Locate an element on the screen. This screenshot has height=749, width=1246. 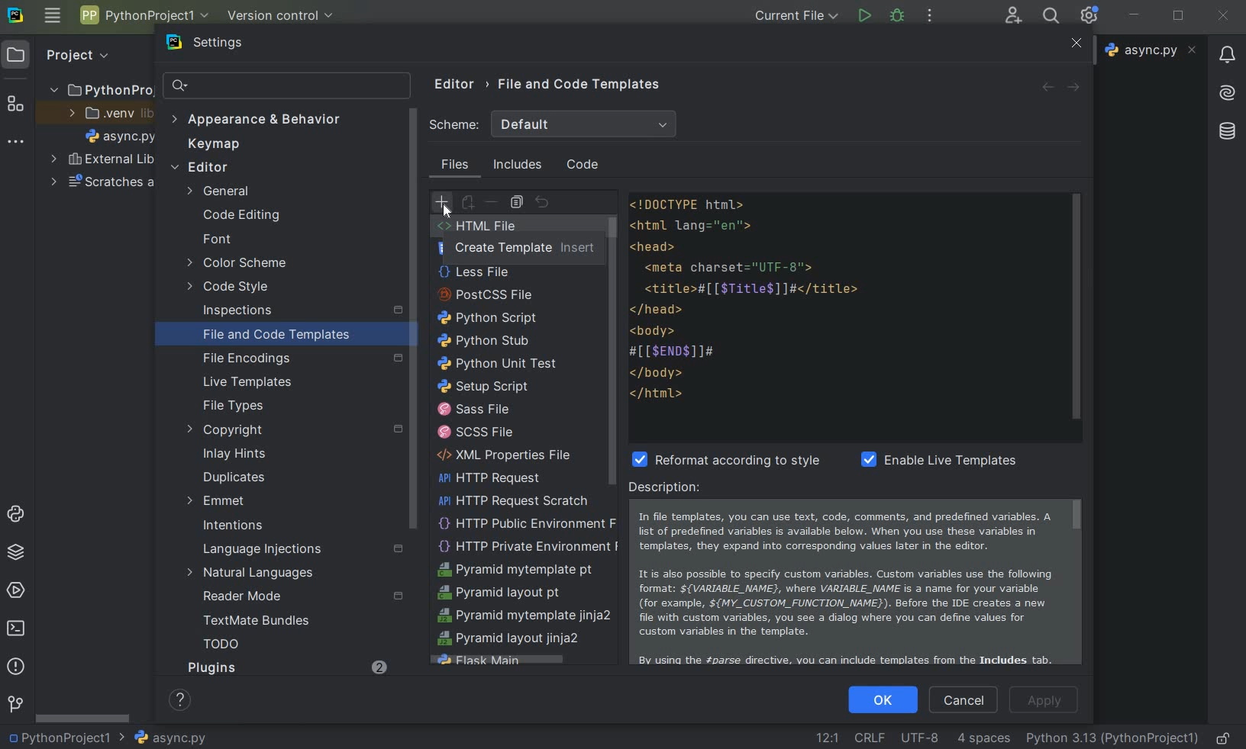
search settings is located at coordinates (288, 85).